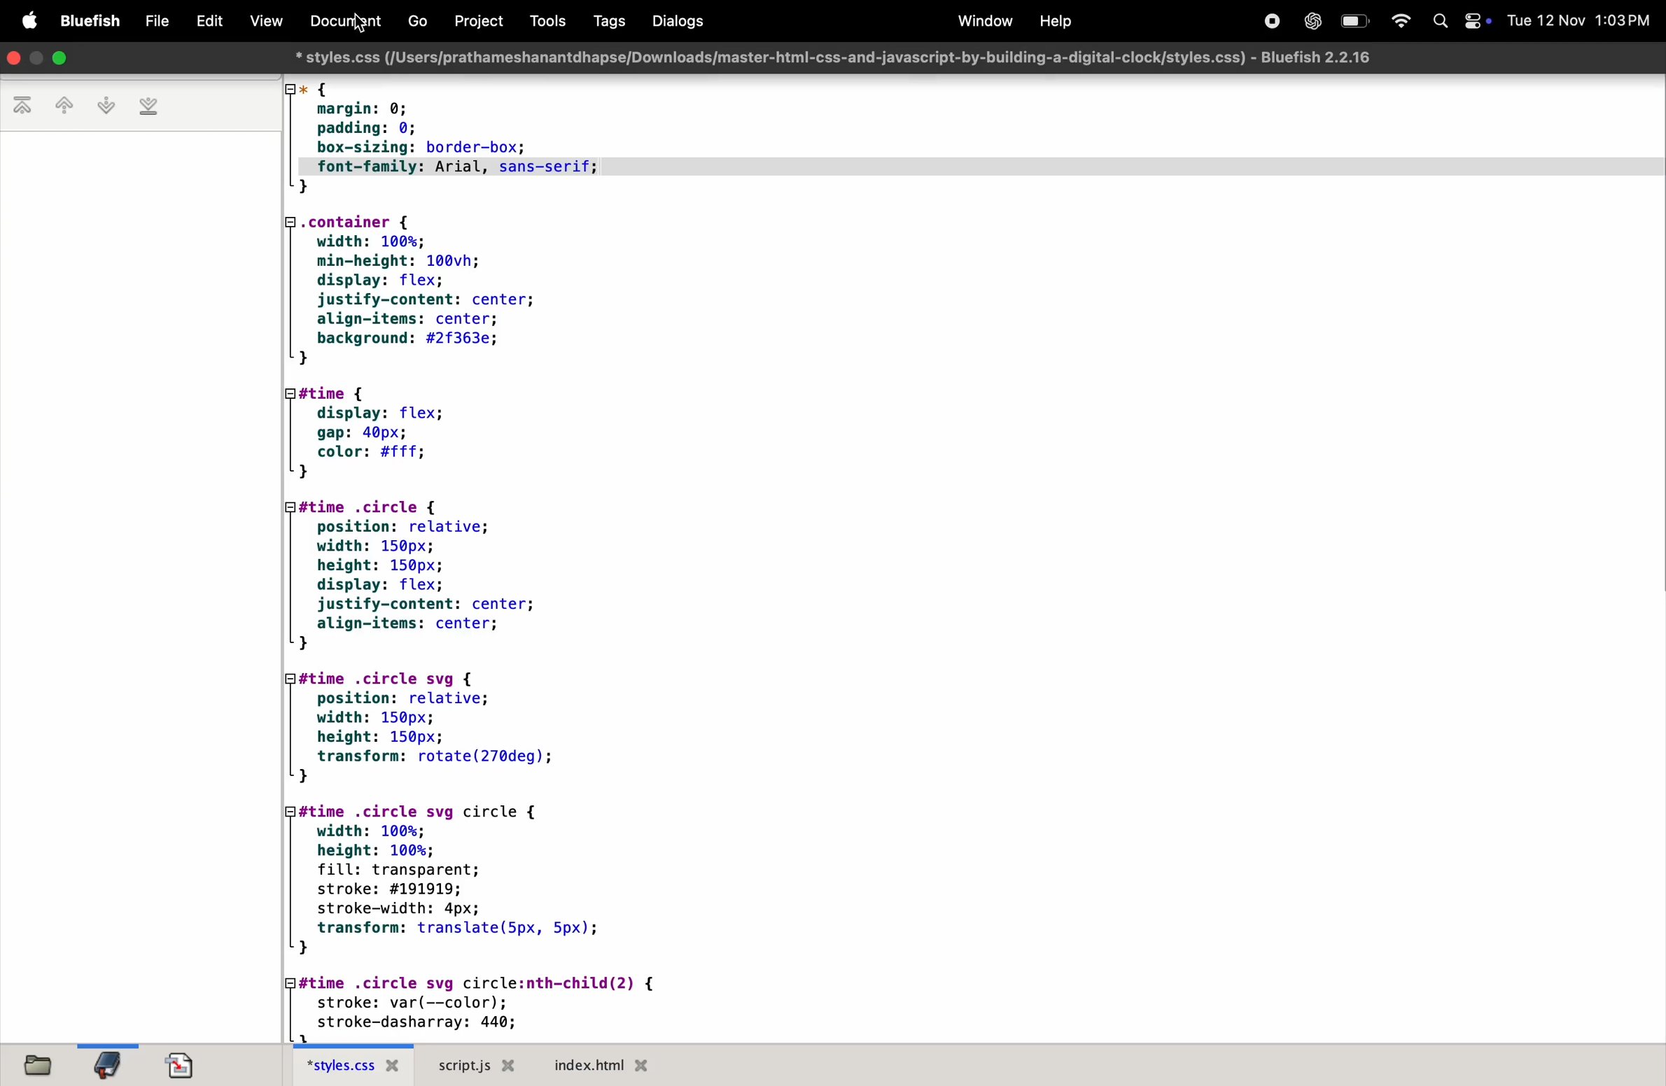  Describe the element at coordinates (1312, 21) in the screenshot. I see `Chatgpt` at that location.